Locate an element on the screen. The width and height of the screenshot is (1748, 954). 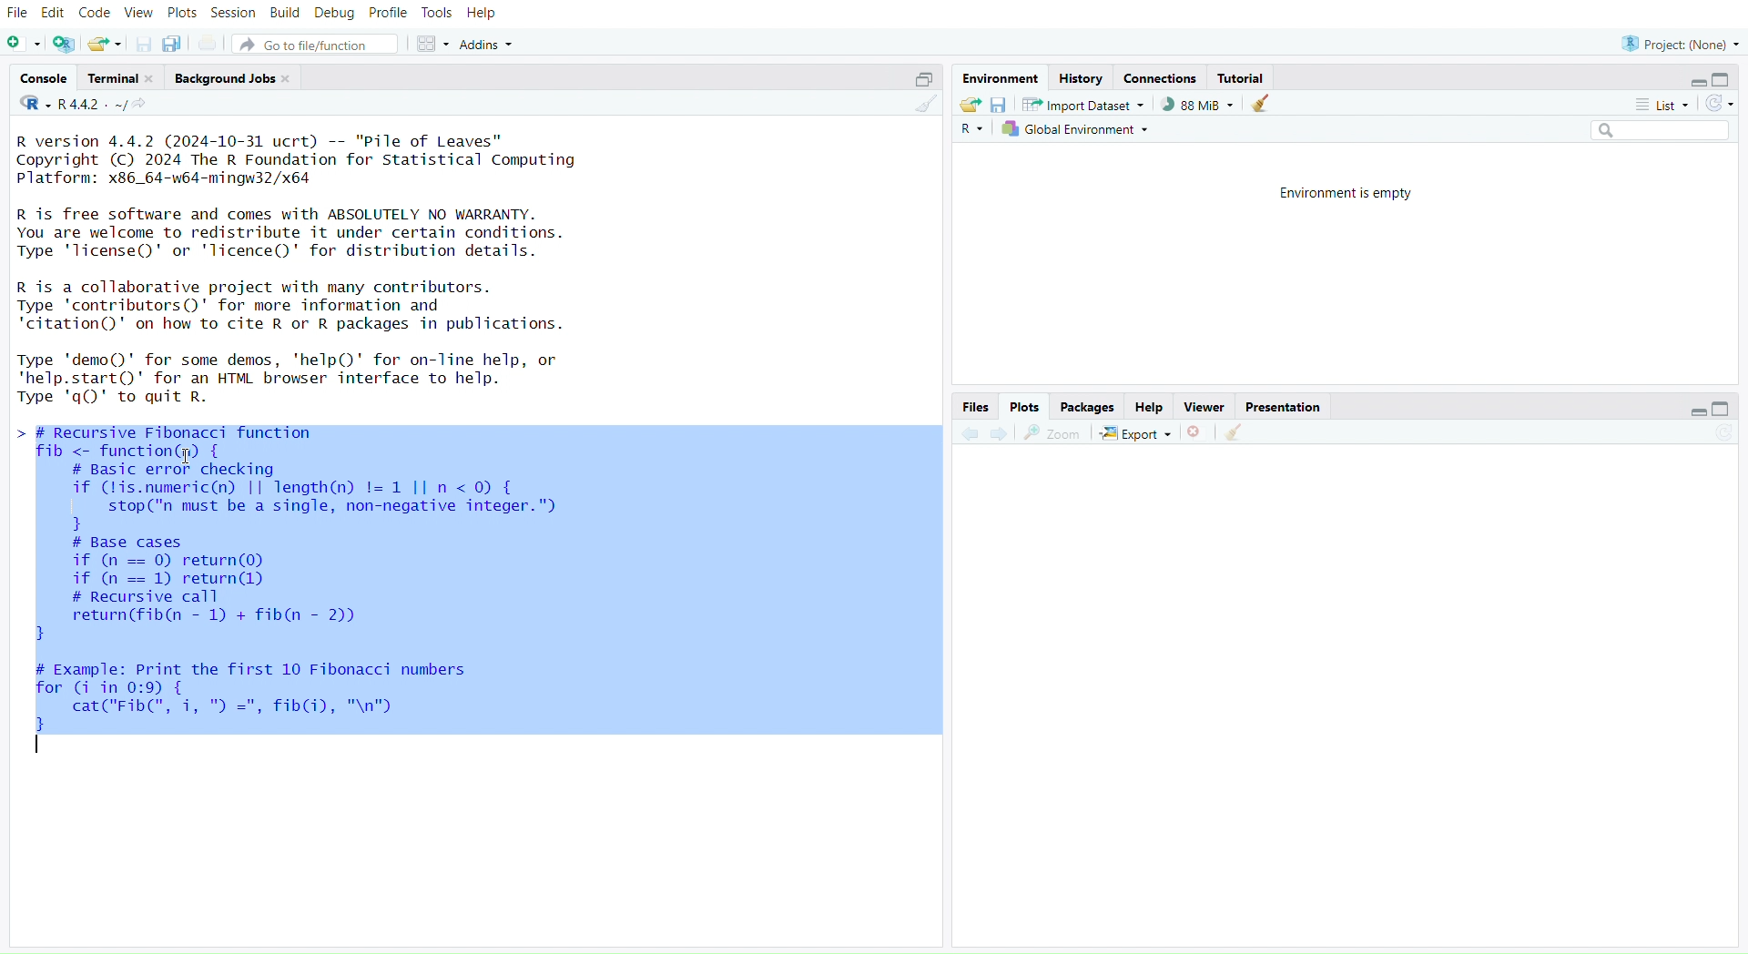
export is located at coordinates (1137, 435).